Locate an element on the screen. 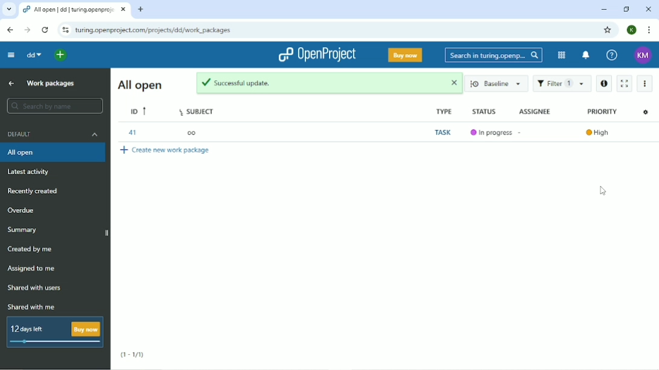  Shared with users is located at coordinates (36, 287).